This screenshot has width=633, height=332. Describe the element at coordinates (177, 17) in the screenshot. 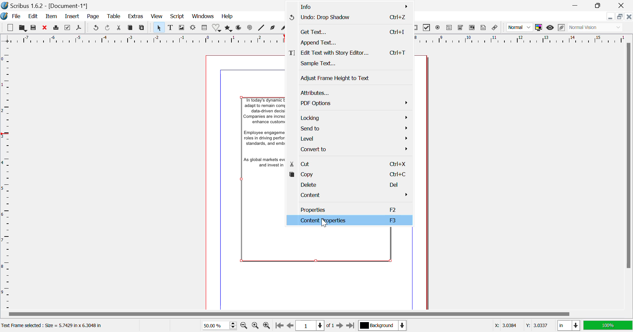

I see `Script` at that location.